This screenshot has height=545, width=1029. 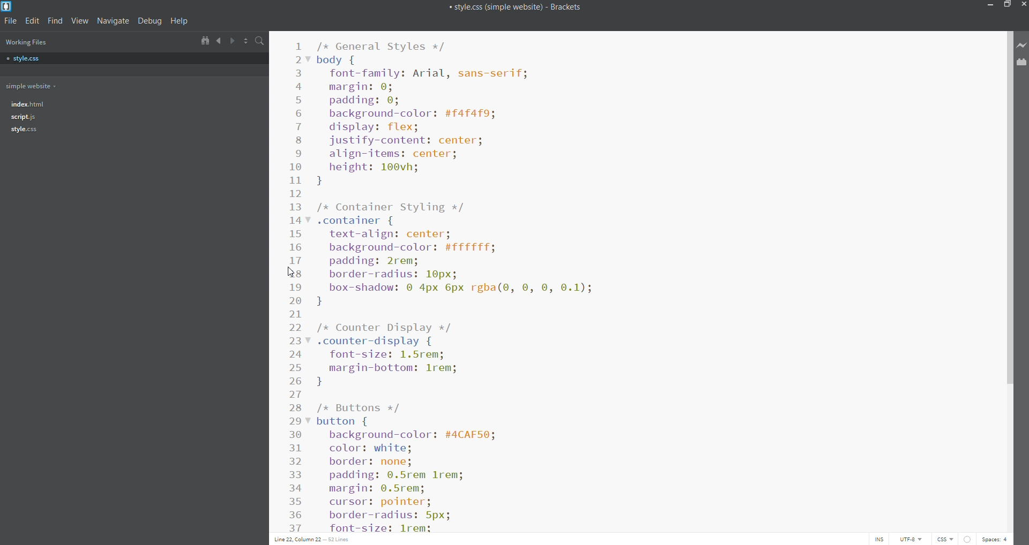 I want to click on Navigate, so click(x=114, y=21).